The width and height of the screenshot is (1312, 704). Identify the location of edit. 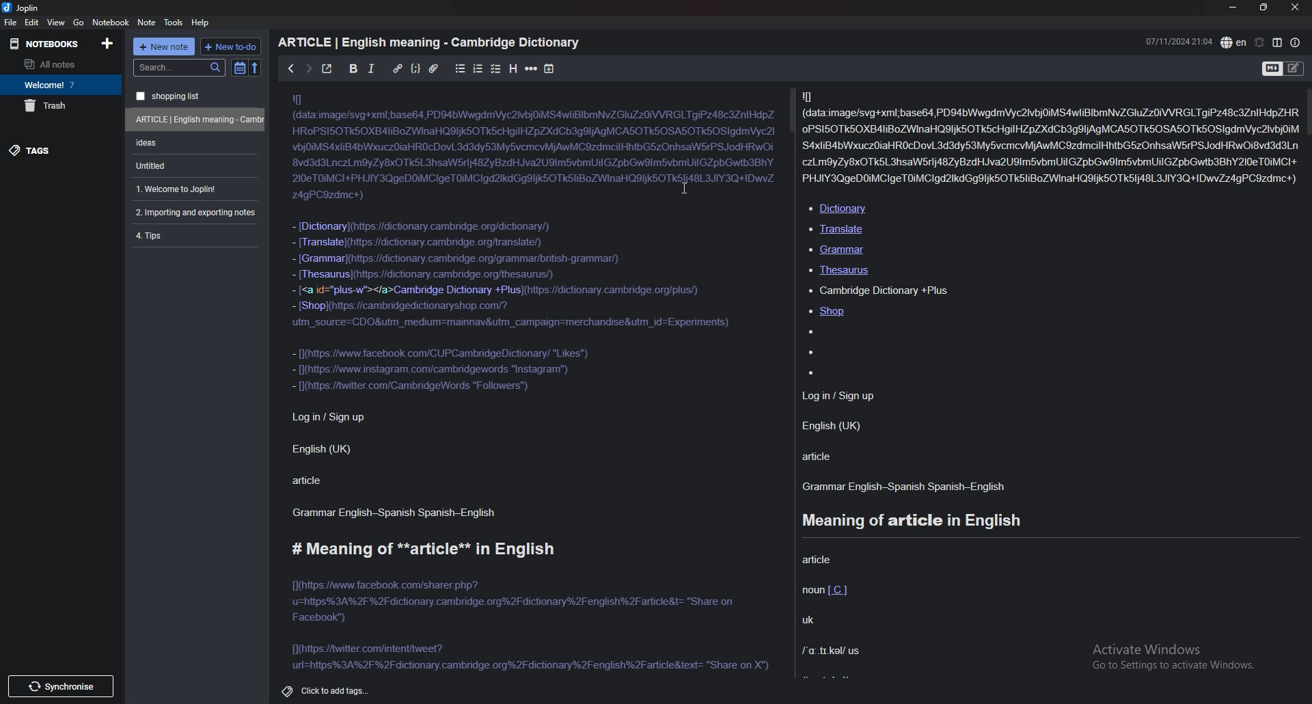
(32, 22).